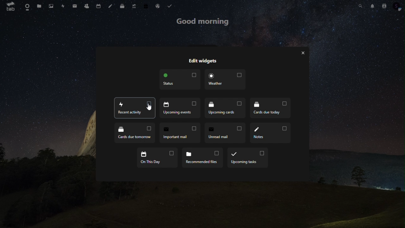 This screenshot has width=405, height=228. Describe the element at coordinates (134, 6) in the screenshot. I see `upgrade` at that location.